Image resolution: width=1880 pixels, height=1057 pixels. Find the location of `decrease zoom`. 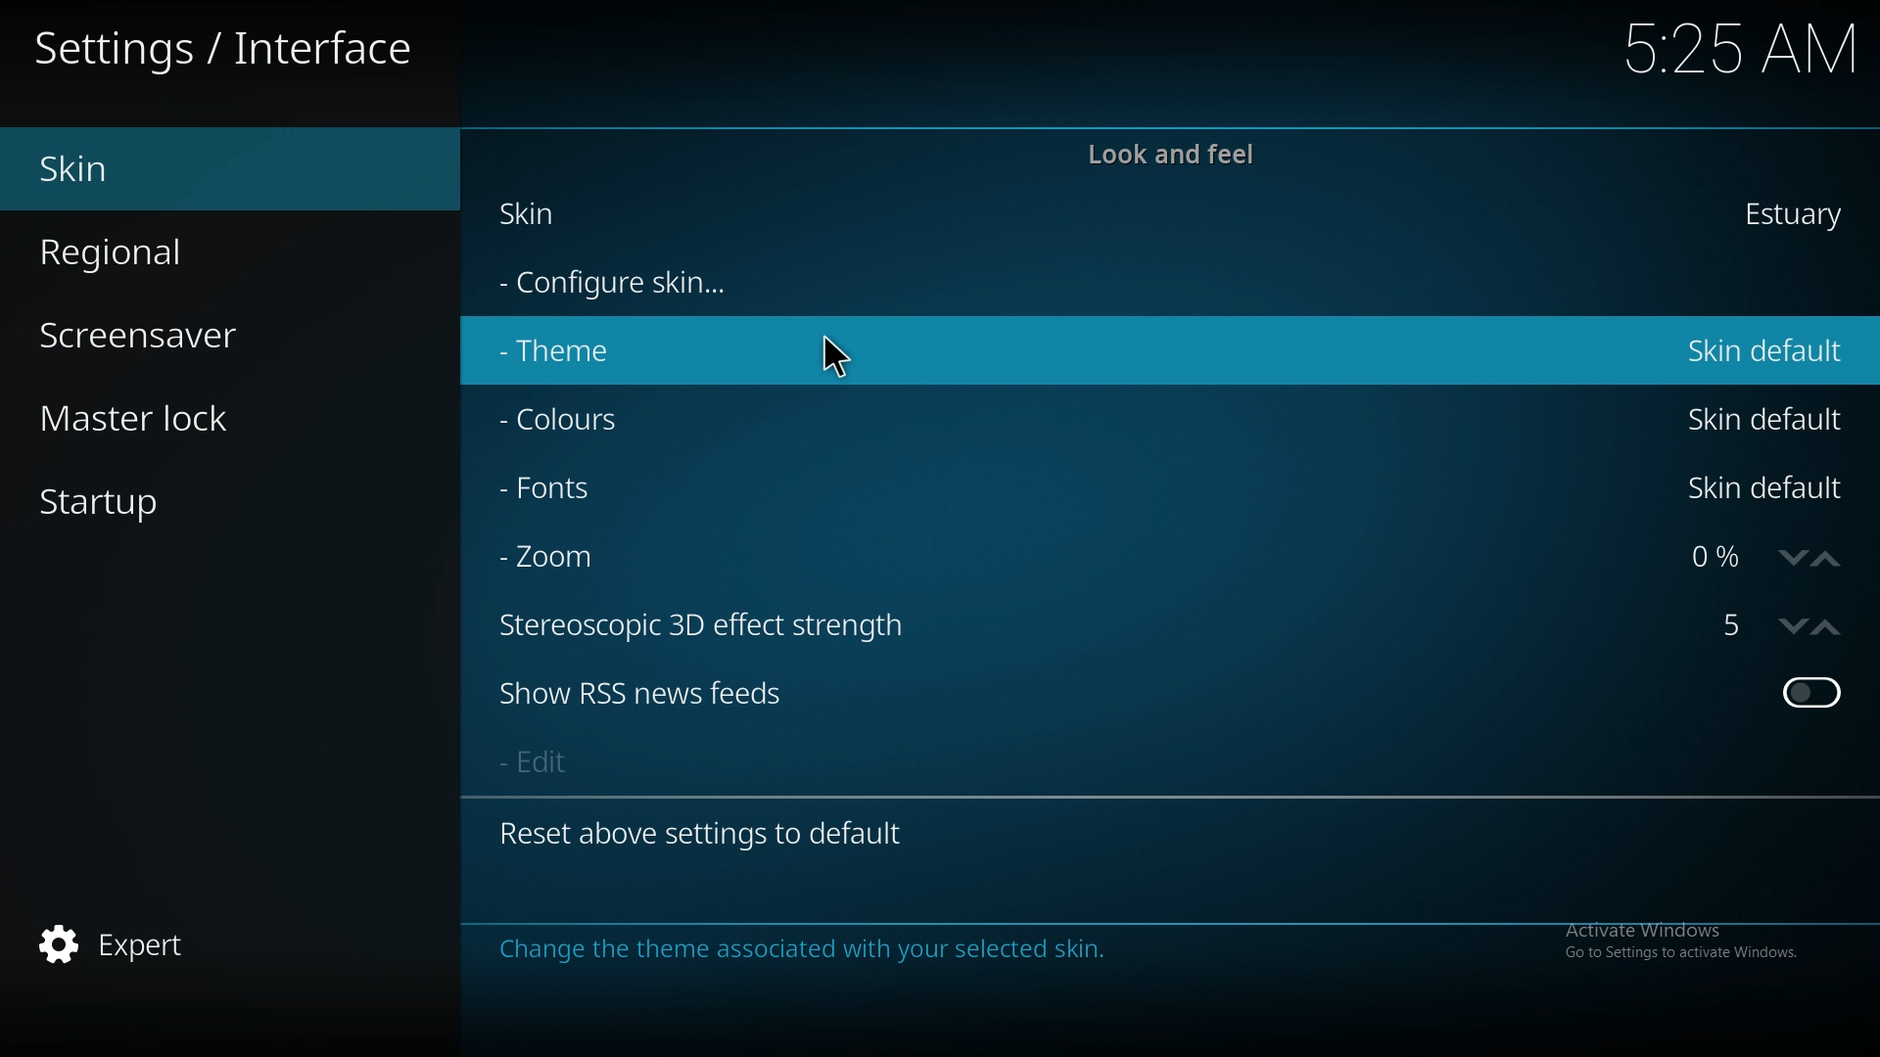

decrease zoom is located at coordinates (1792, 555).